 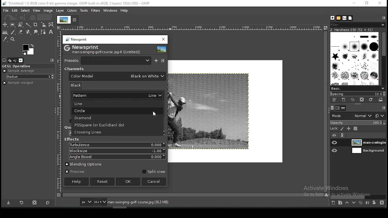 What do you see at coordinates (20, 25) in the screenshot?
I see `foreground select tool` at bounding box center [20, 25].